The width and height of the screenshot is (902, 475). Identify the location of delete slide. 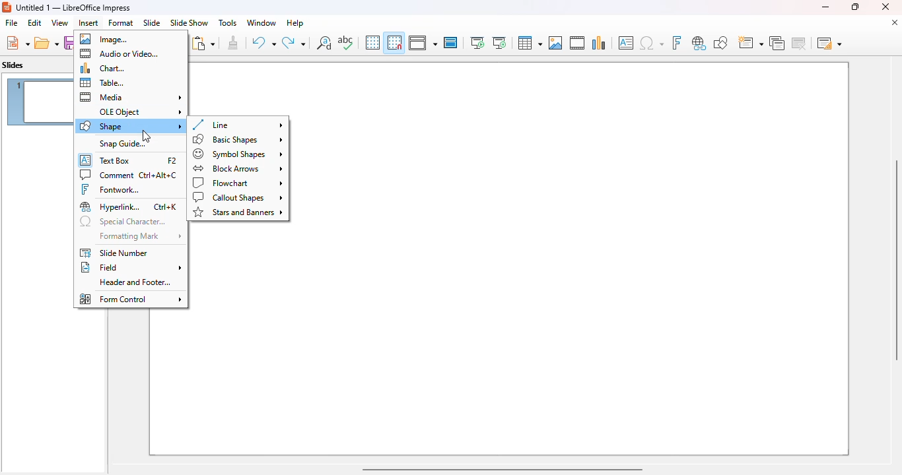
(801, 43).